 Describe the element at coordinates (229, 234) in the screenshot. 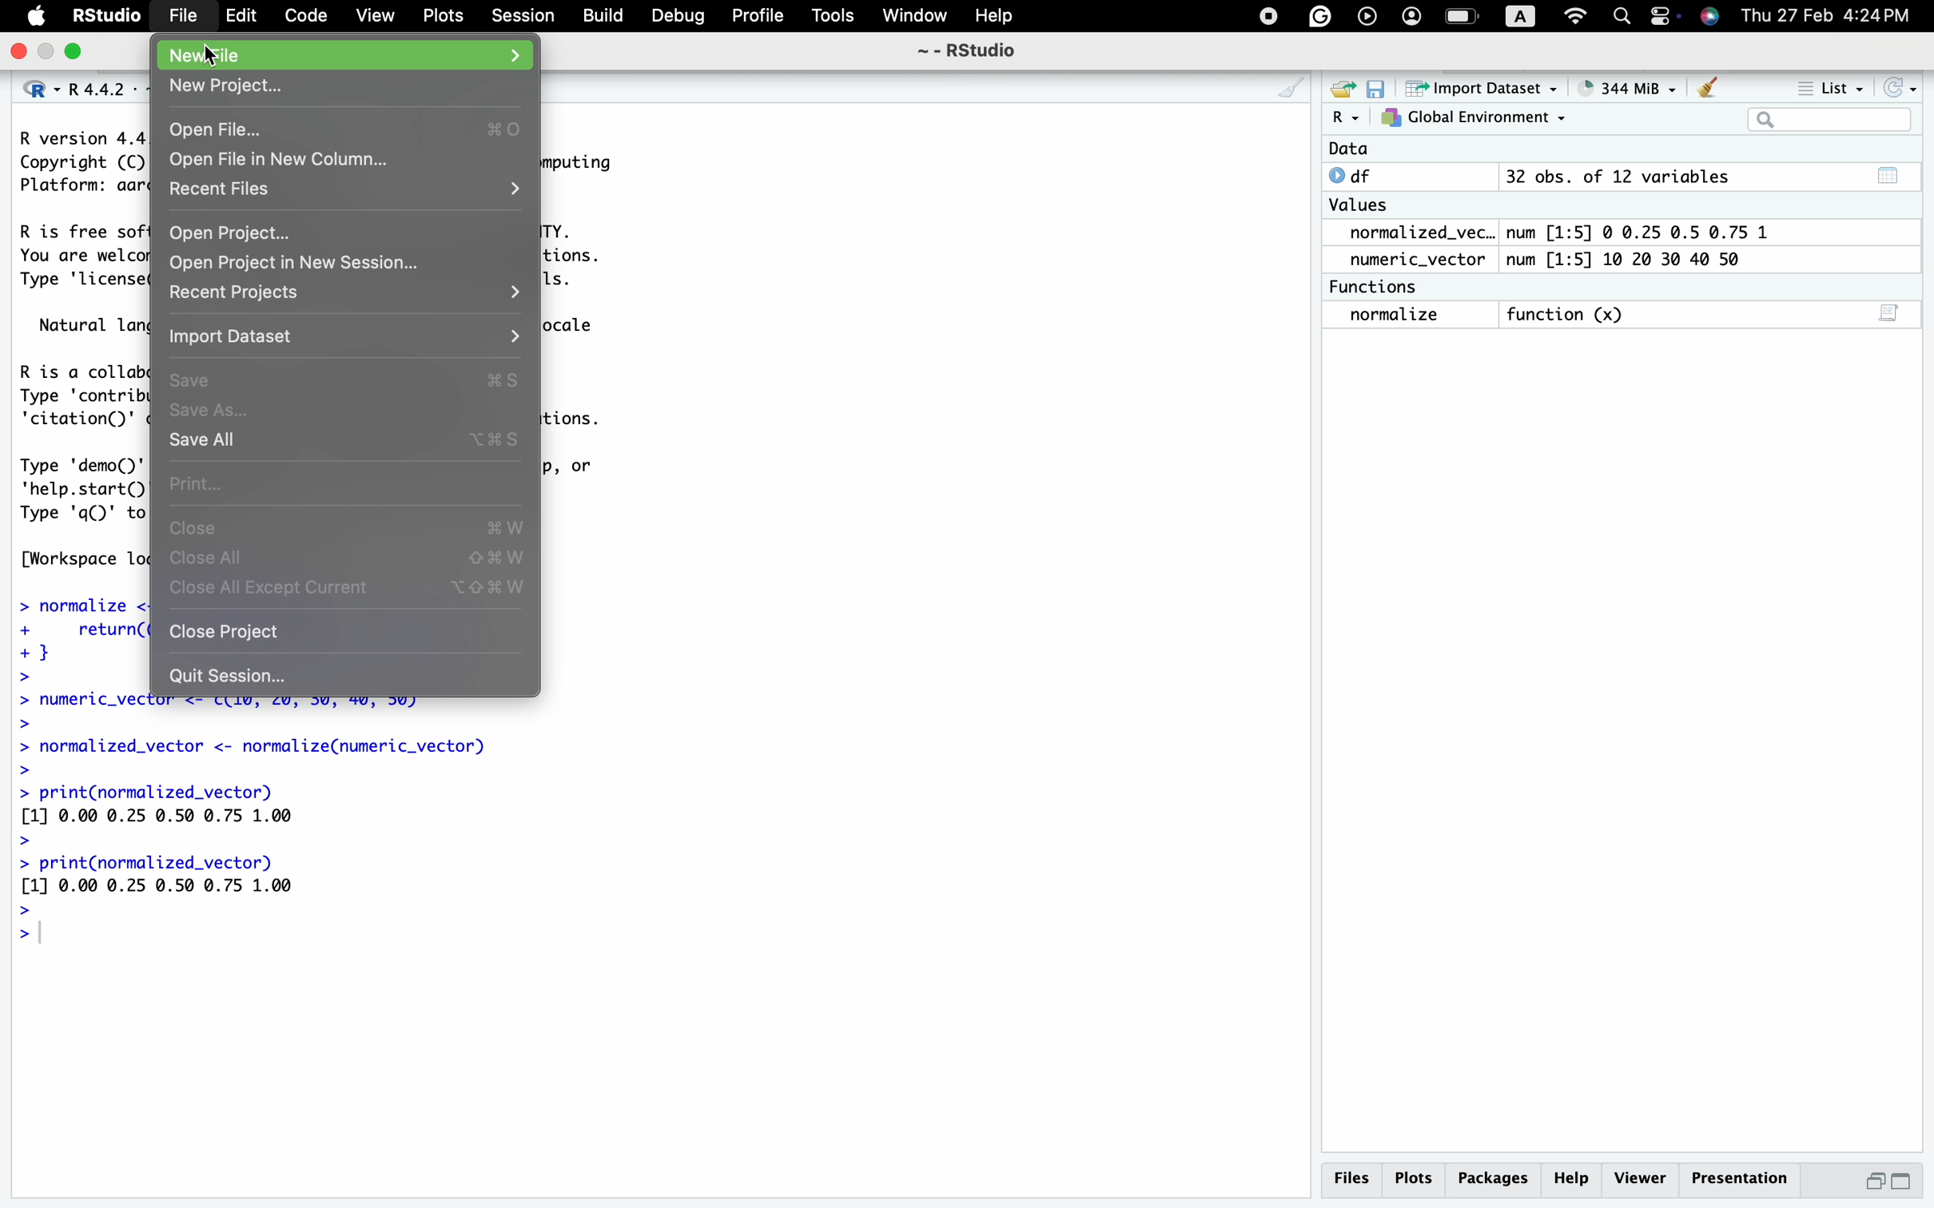

I see `Open Project...` at that location.